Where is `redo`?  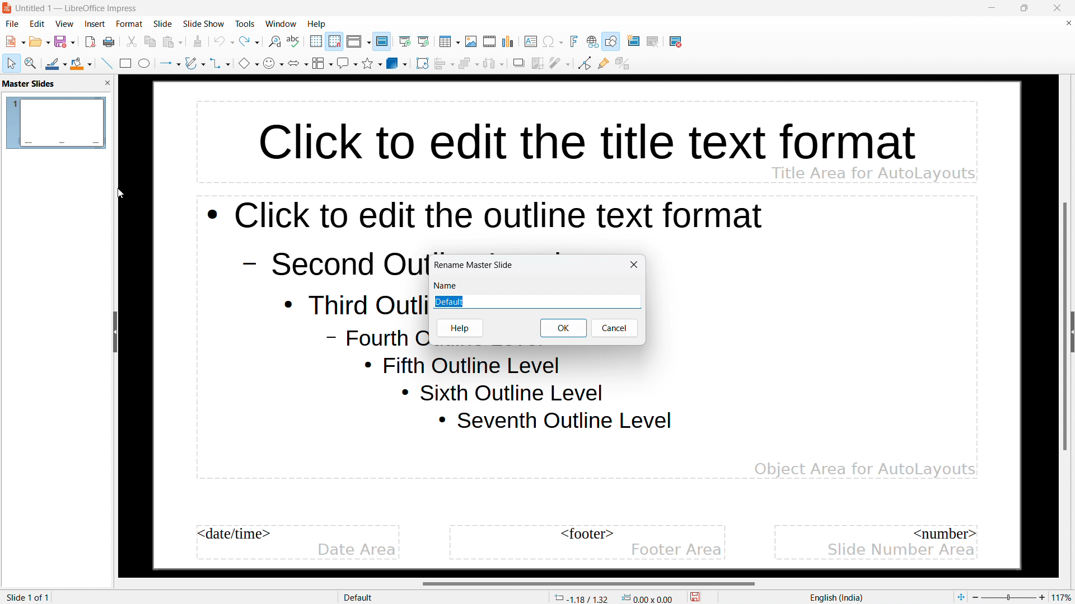 redo is located at coordinates (249, 41).